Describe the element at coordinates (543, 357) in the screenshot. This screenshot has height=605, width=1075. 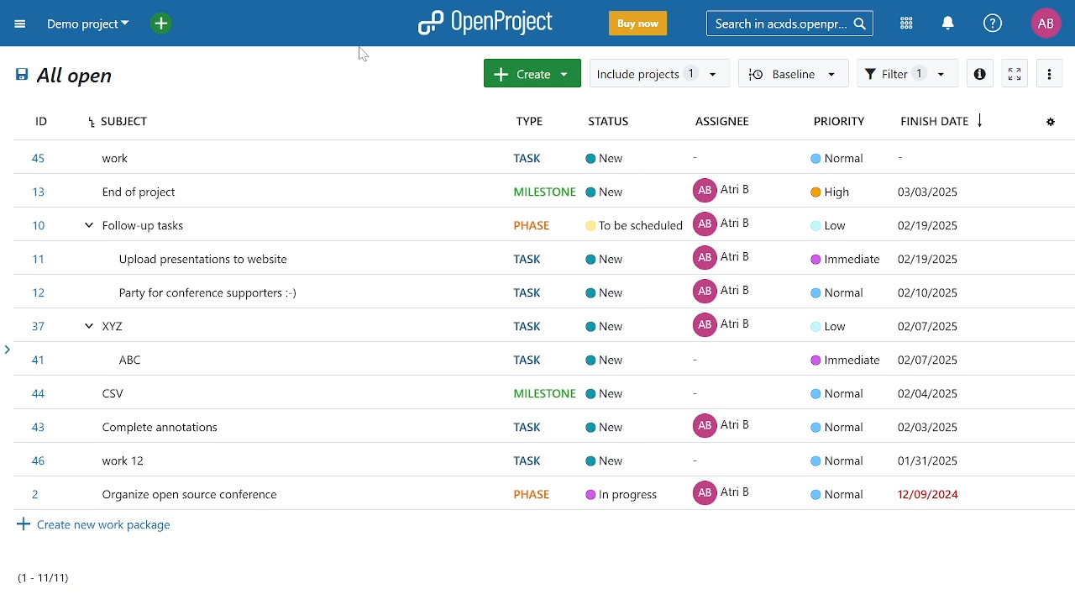
I see `task titled "ABC"` at that location.